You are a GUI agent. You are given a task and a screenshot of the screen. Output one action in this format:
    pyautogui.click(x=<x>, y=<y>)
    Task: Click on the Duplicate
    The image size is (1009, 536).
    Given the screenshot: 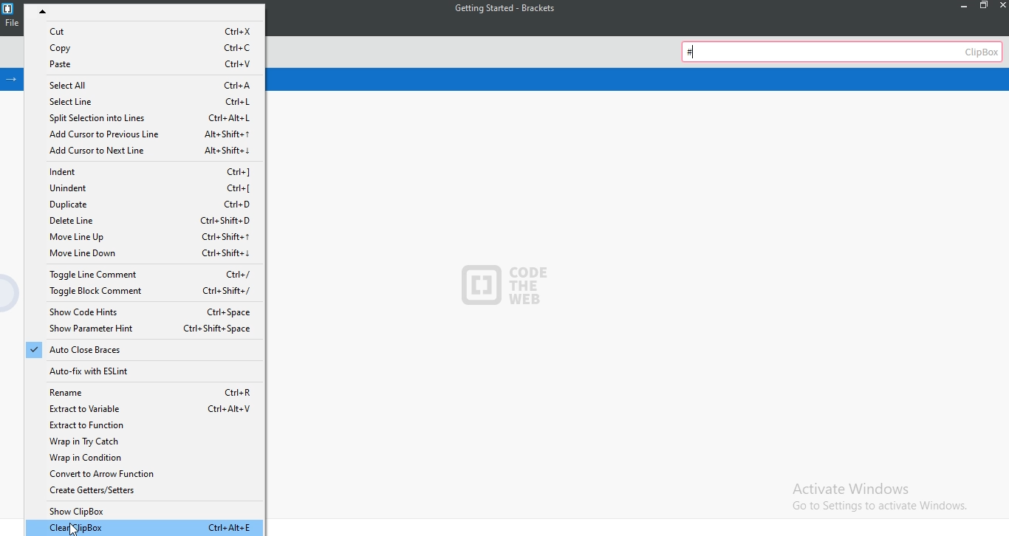 What is the action you would take?
    pyautogui.click(x=148, y=205)
    